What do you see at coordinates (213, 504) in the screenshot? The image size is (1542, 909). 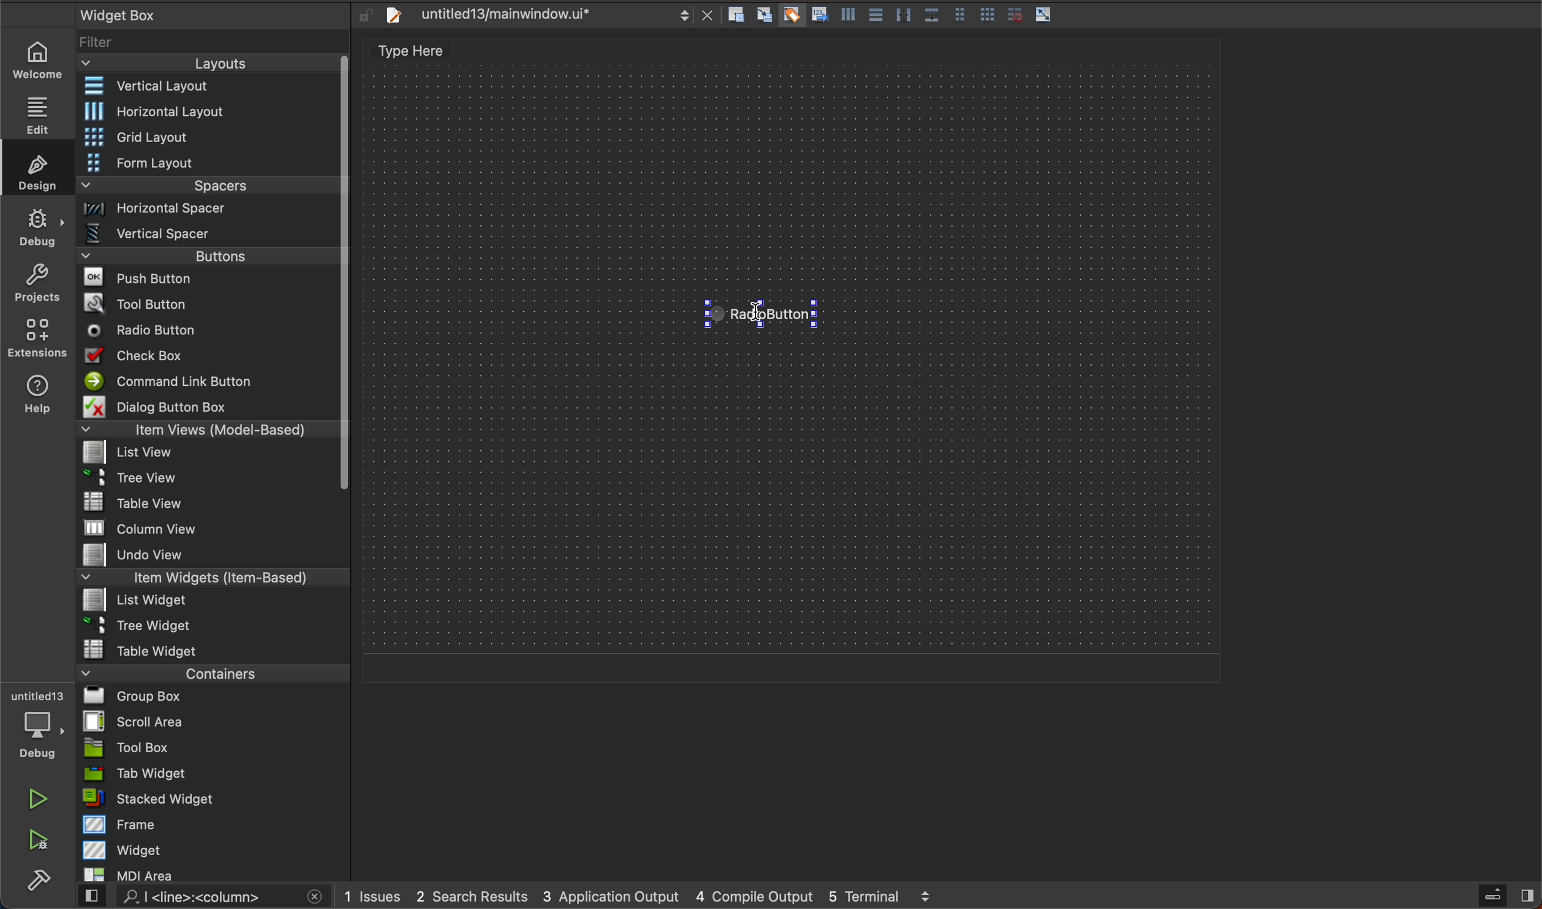 I see `table view` at bounding box center [213, 504].